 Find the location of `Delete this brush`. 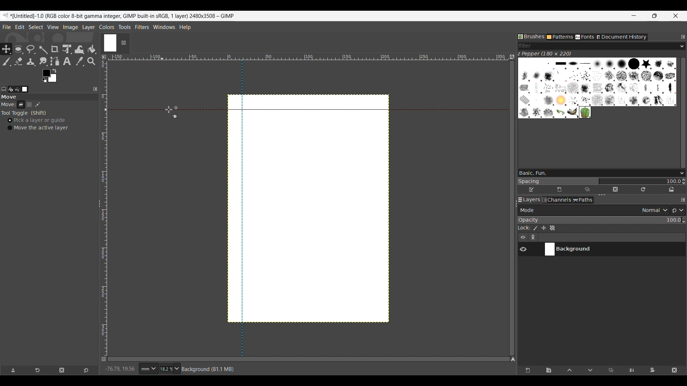

Delete this brush is located at coordinates (615, 190).